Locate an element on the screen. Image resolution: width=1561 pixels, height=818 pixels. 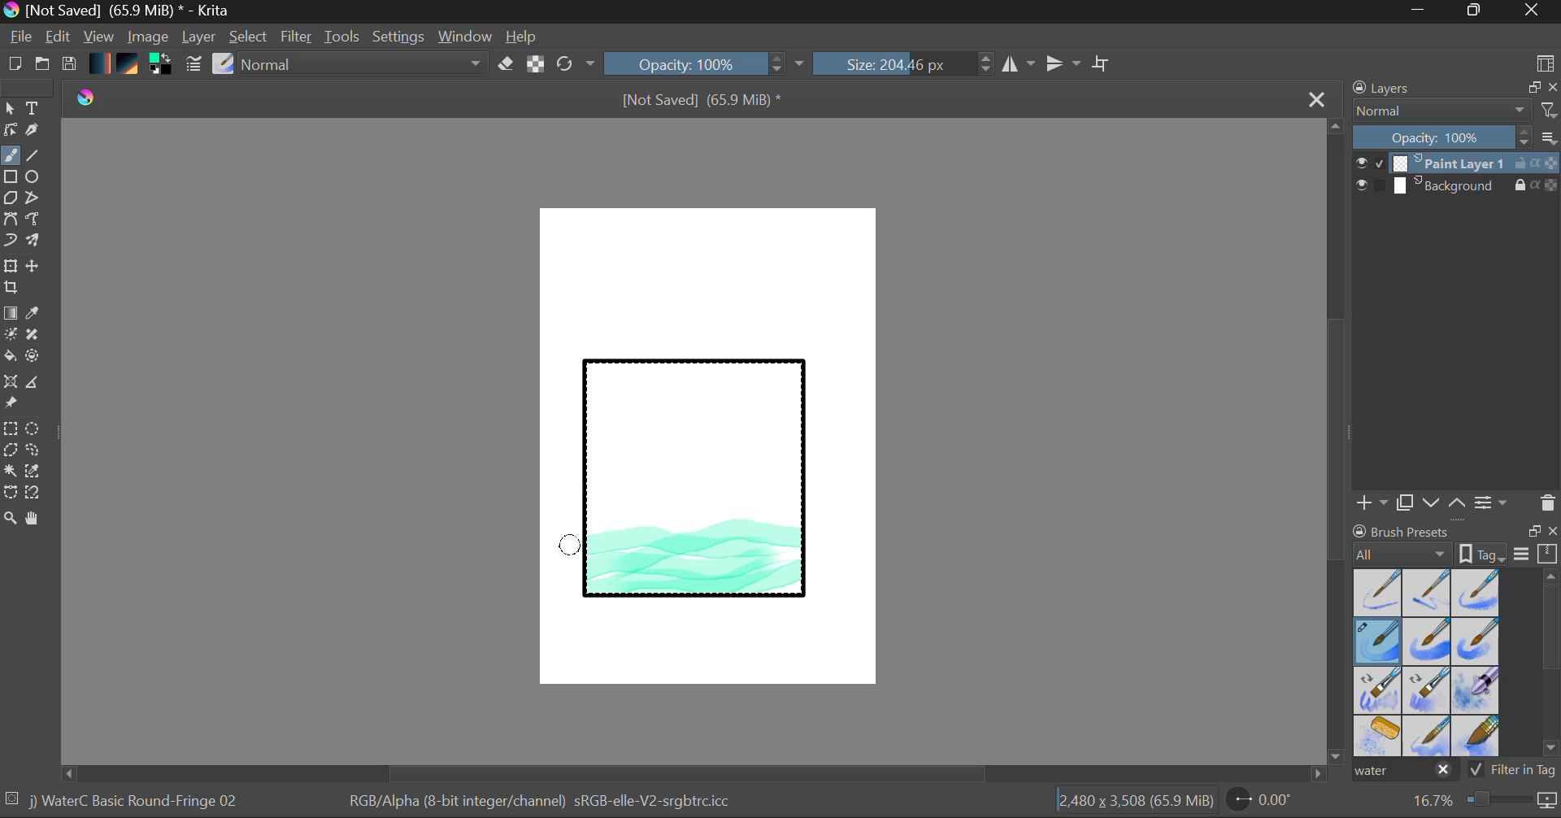
Layers Docket Tab is located at coordinates (1453, 86).